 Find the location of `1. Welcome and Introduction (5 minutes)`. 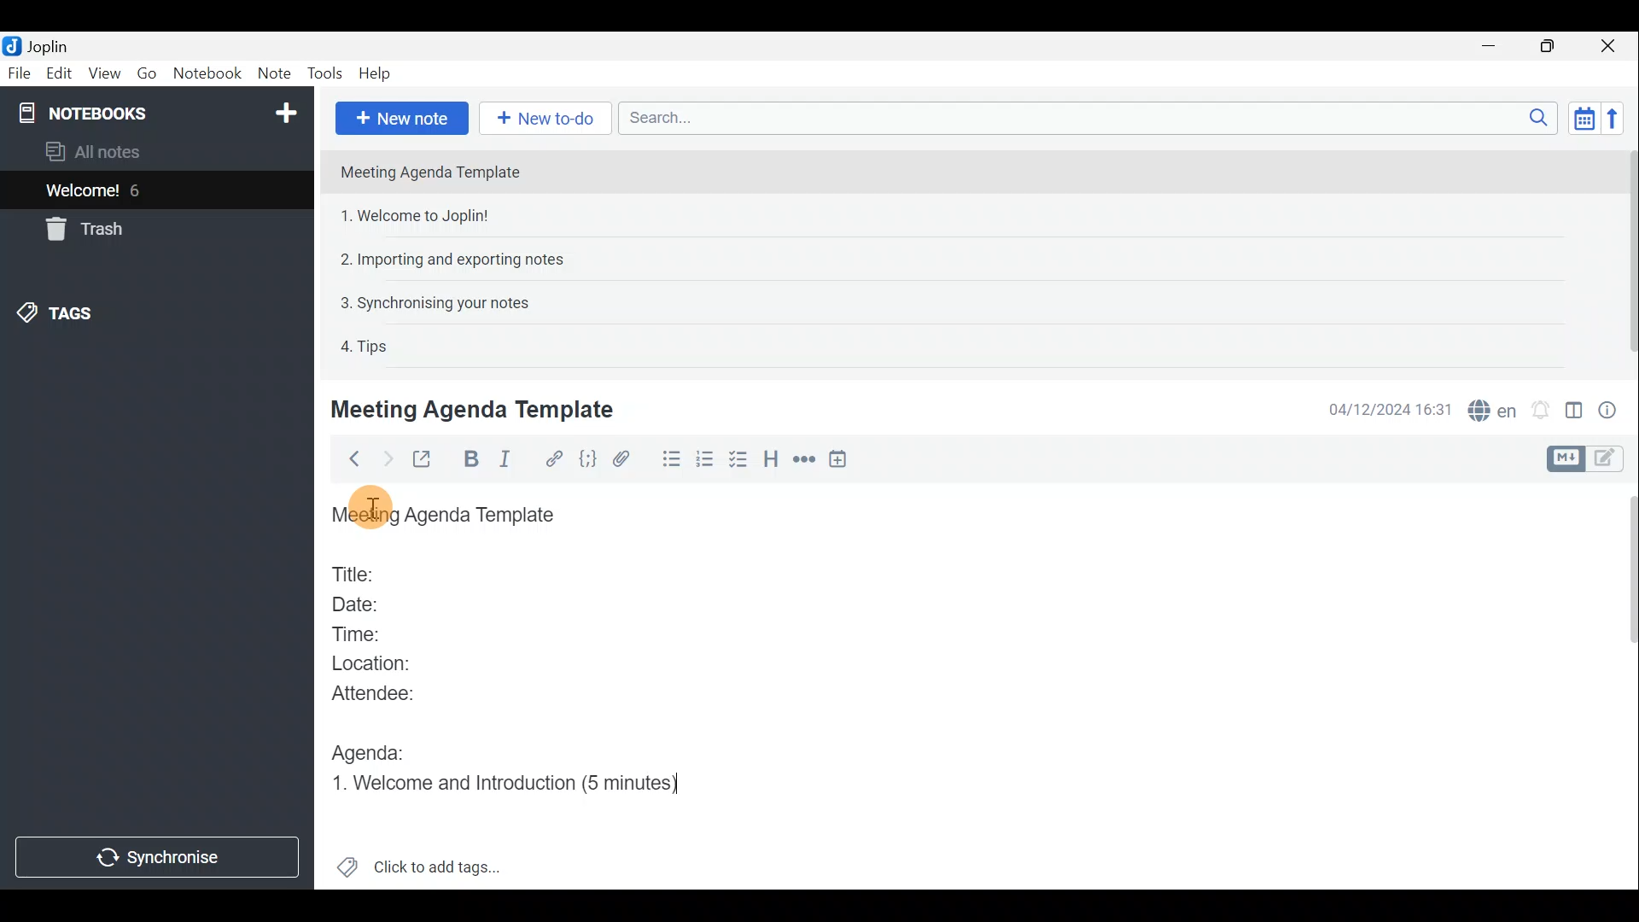

1. Welcome and Introduction (5 minutes) is located at coordinates (519, 781).